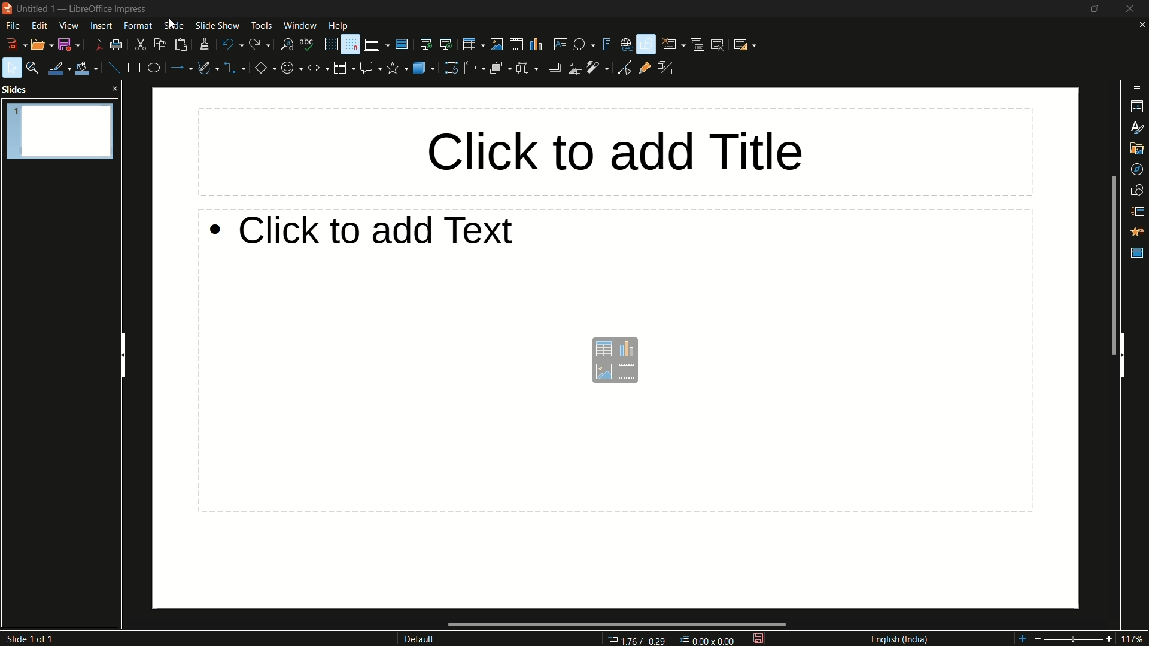 Image resolution: width=1149 pixels, height=646 pixels. What do you see at coordinates (181, 45) in the screenshot?
I see `paste` at bounding box center [181, 45].